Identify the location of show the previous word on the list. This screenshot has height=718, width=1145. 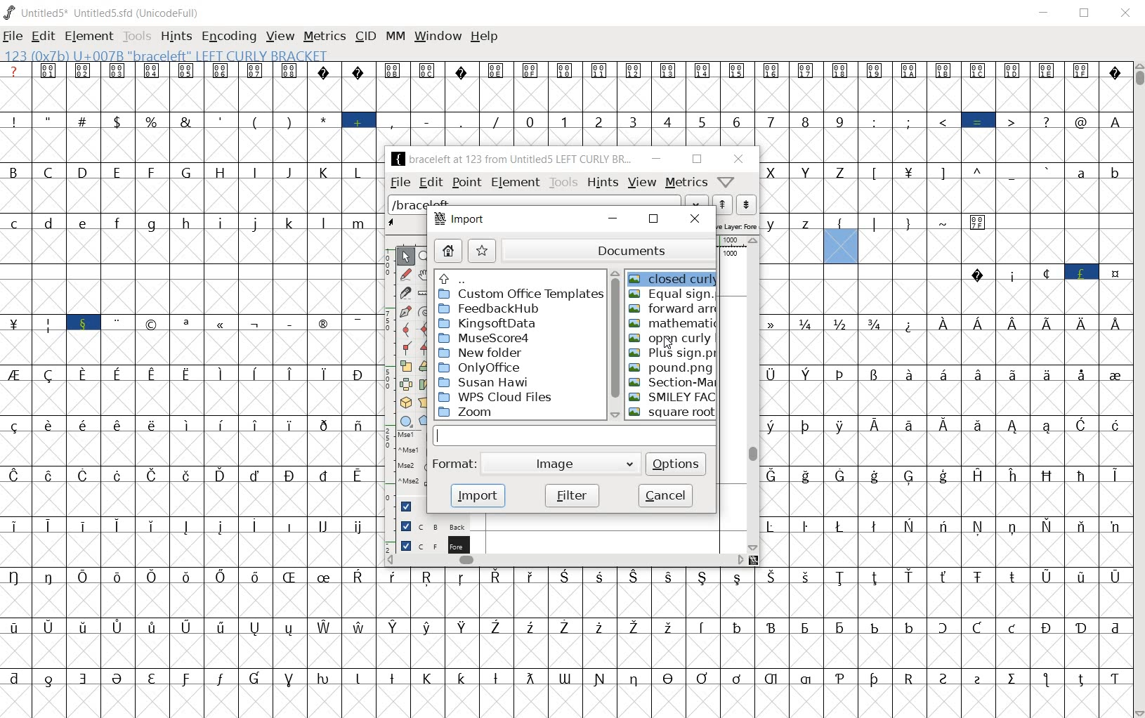
(745, 204).